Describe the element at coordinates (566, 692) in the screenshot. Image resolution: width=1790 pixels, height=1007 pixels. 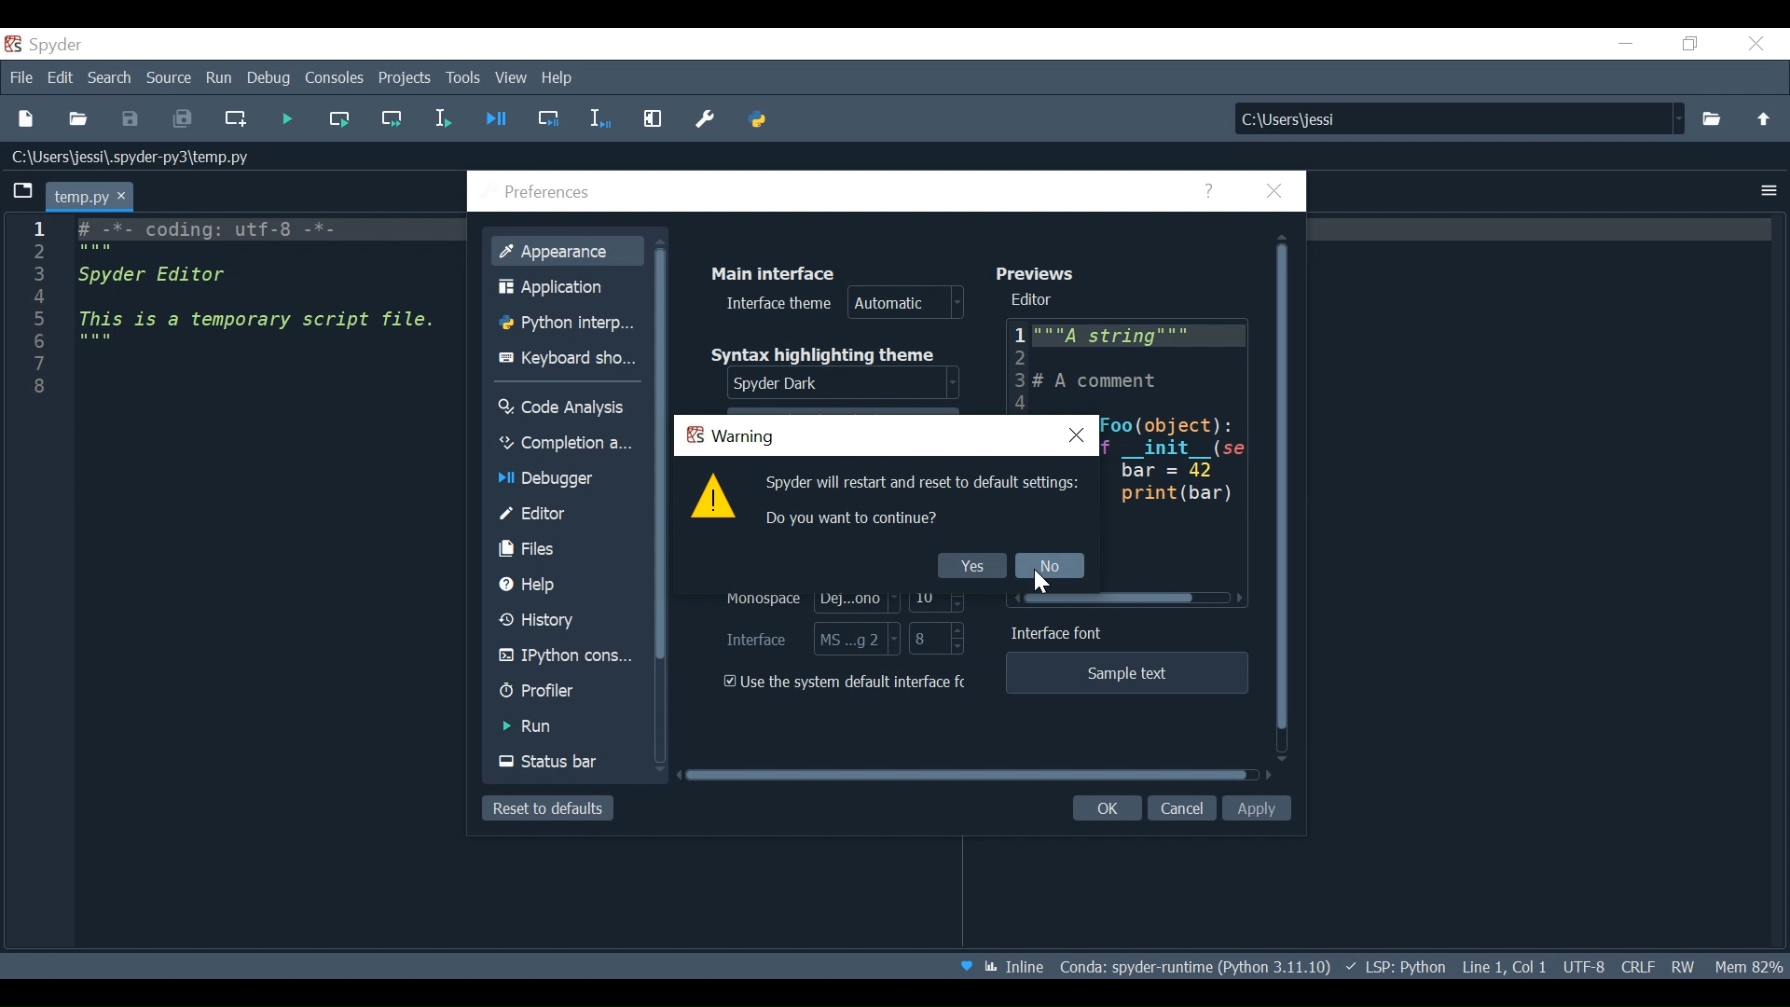
I see `Profiler` at that location.